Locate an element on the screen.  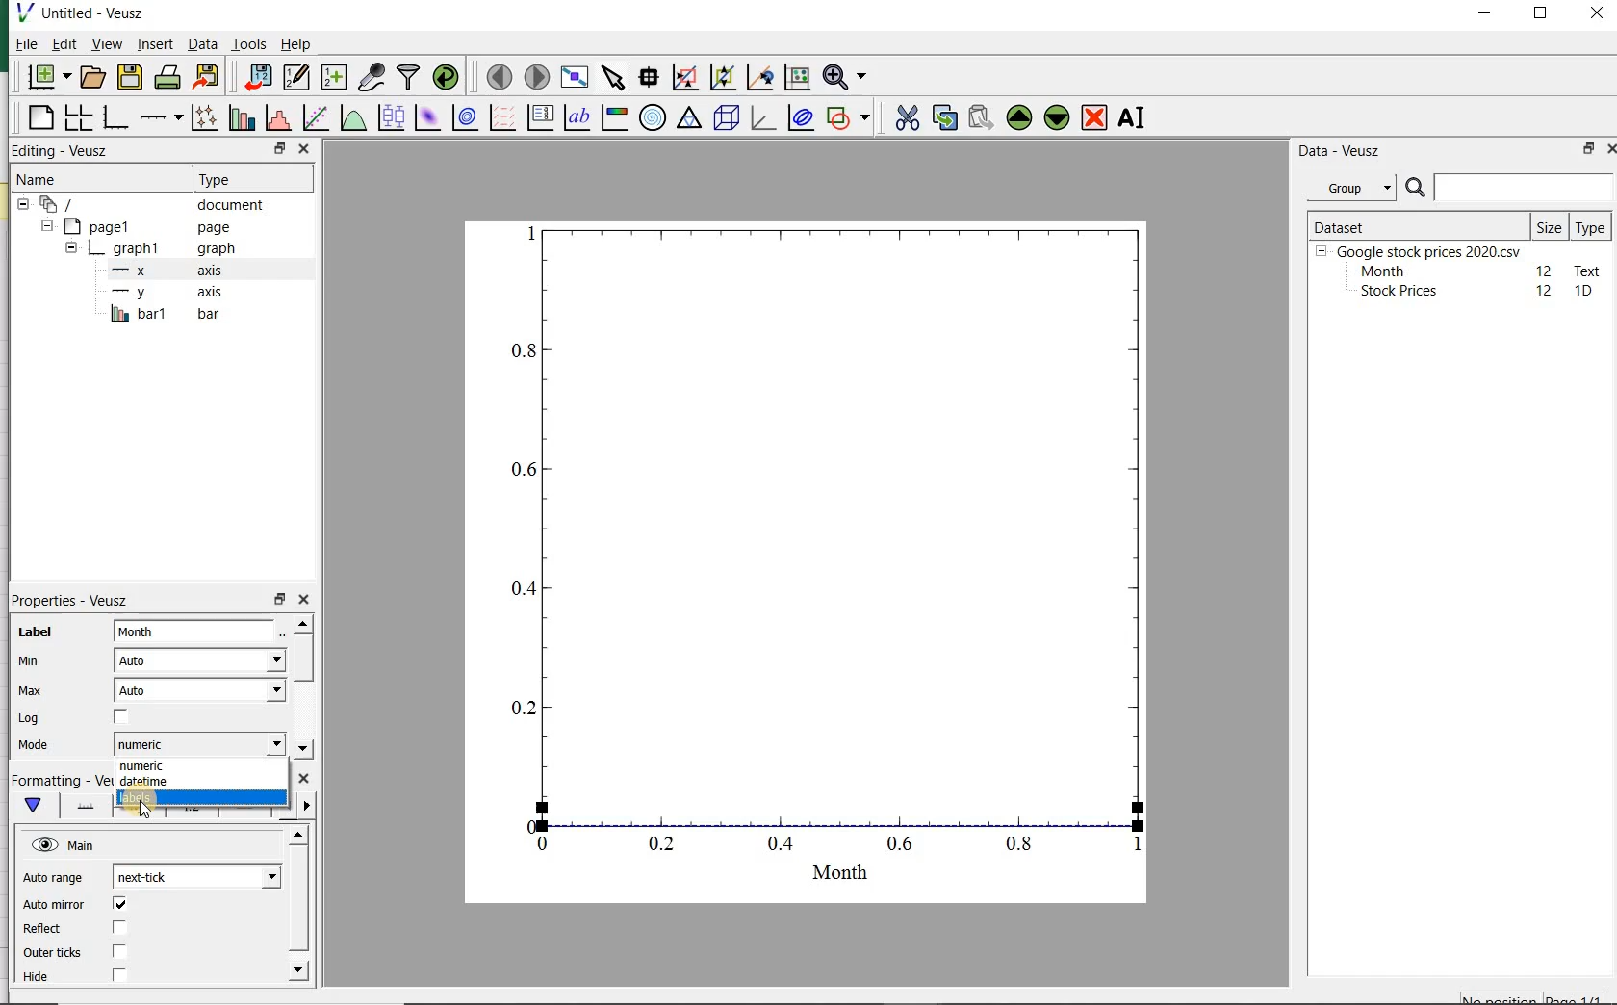
image color bar is located at coordinates (612, 117).